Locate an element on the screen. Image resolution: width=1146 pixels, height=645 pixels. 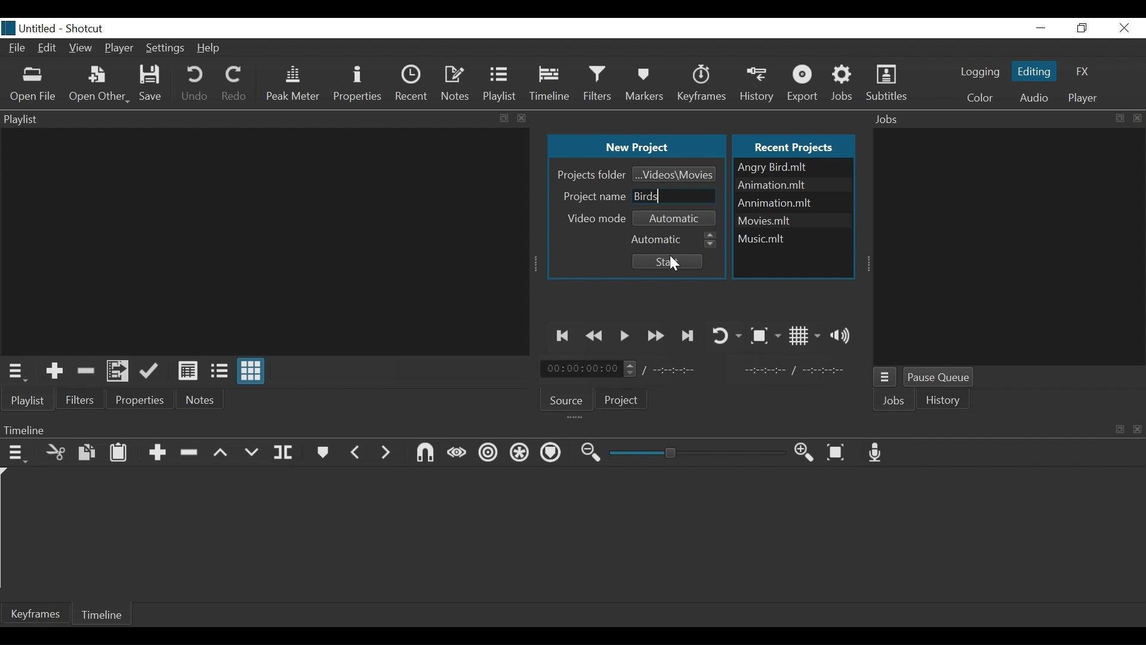
History is located at coordinates (759, 82).